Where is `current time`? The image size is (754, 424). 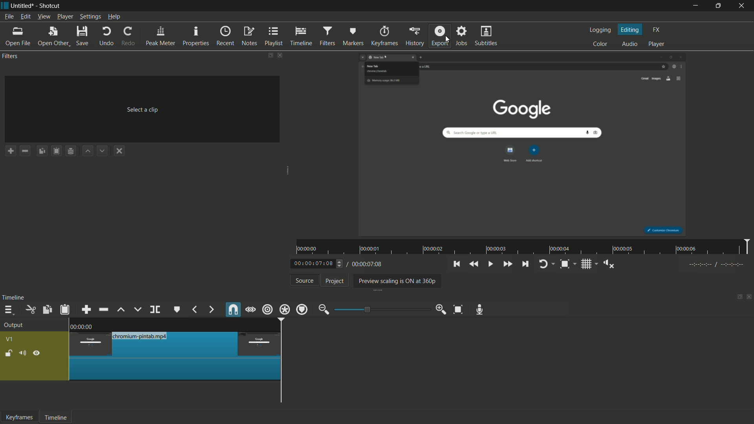
current time is located at coordinates (314, 264).